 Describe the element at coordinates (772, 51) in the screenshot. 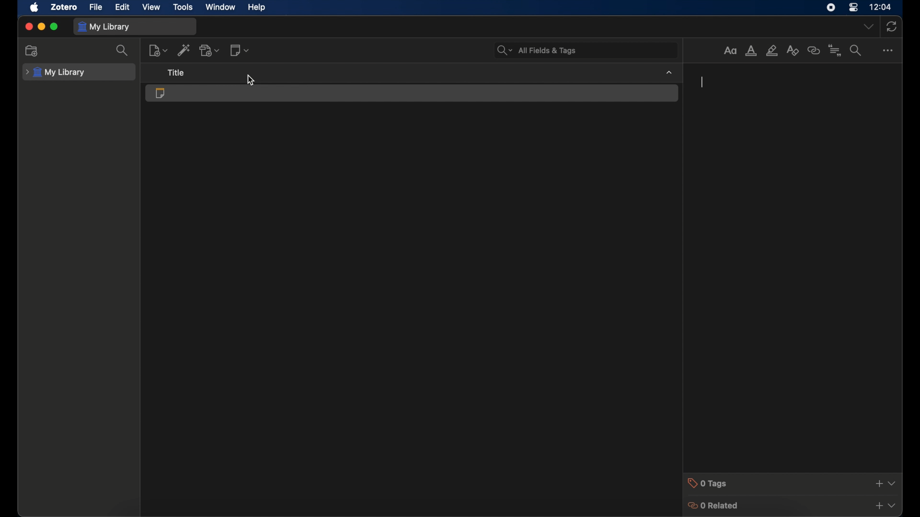

I see `highlight text` at that location.